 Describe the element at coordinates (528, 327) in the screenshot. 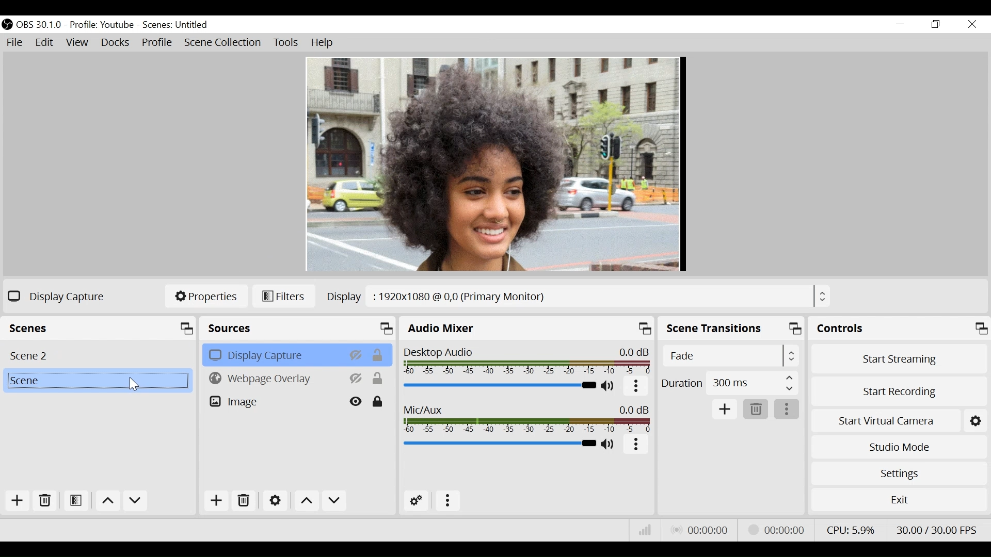

I see `Audio Mixer` at that location.